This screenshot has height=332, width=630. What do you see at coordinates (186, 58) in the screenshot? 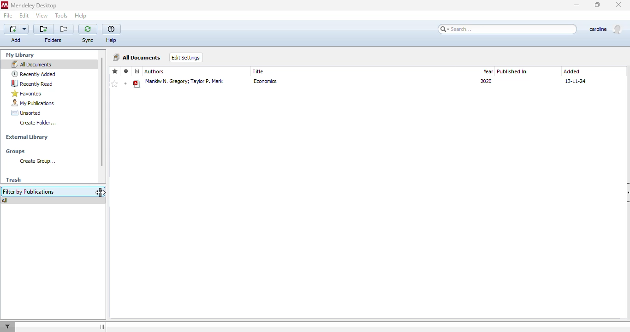
I see `edit settings` at bounding box center [186, 58].